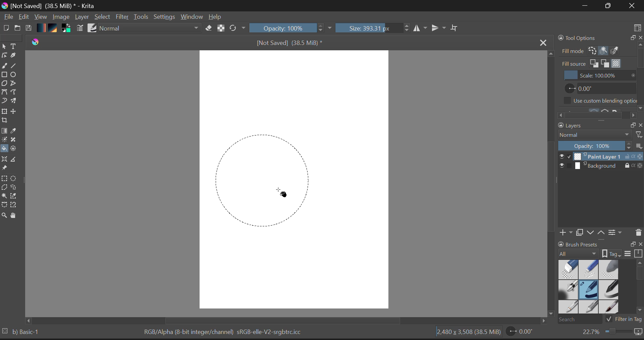 Image resolution: width=644 pixels, height=340 pixels. I want to click on Page Rotation, so click(520, 333).